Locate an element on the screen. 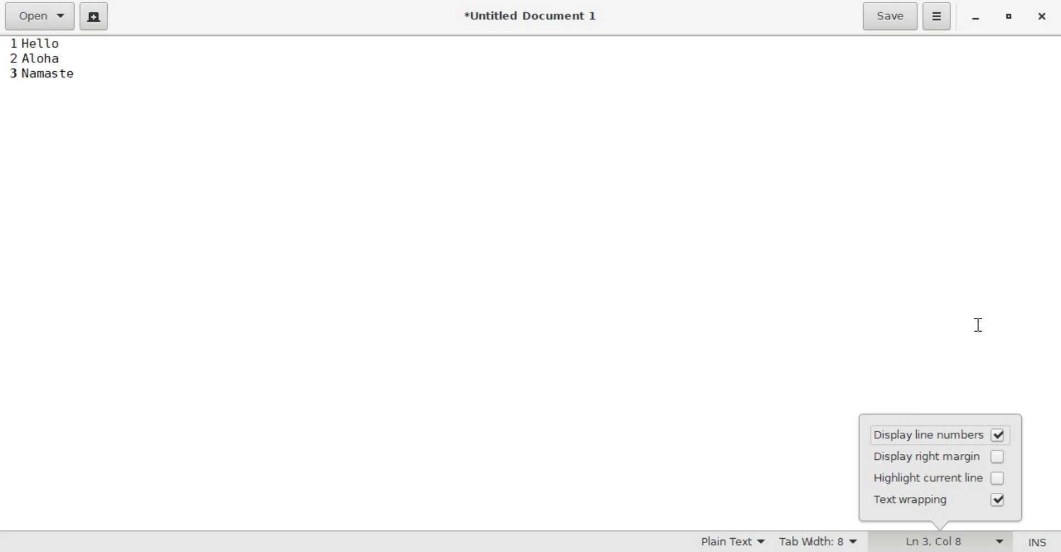 This screenshot has height=552, width=1061. Unselected Checkbox is located at coordinates (997, 478).